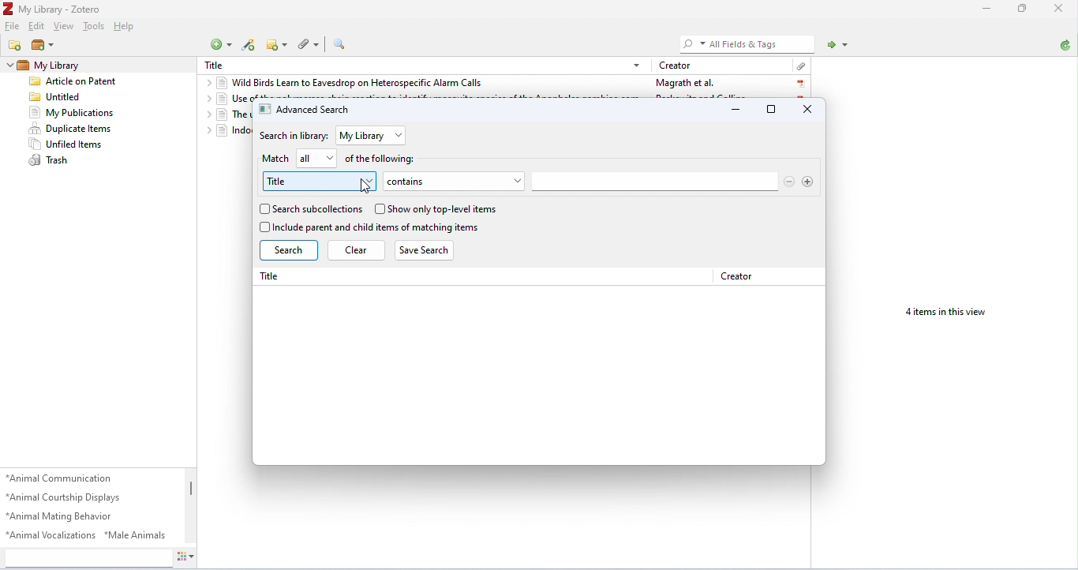 This screenshot has width=1078, height=570. I want to click on new note, so click(277, 44).